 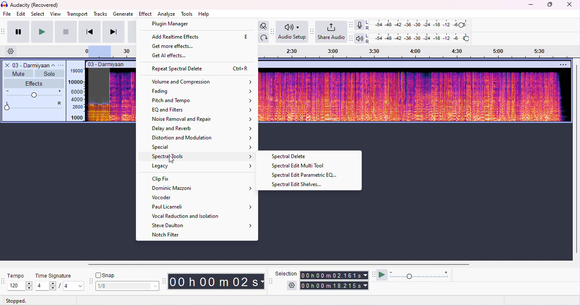 What do you see at coordinates (569, 5) in the screenshot?
I see `close` at bounding box center [569, 5].